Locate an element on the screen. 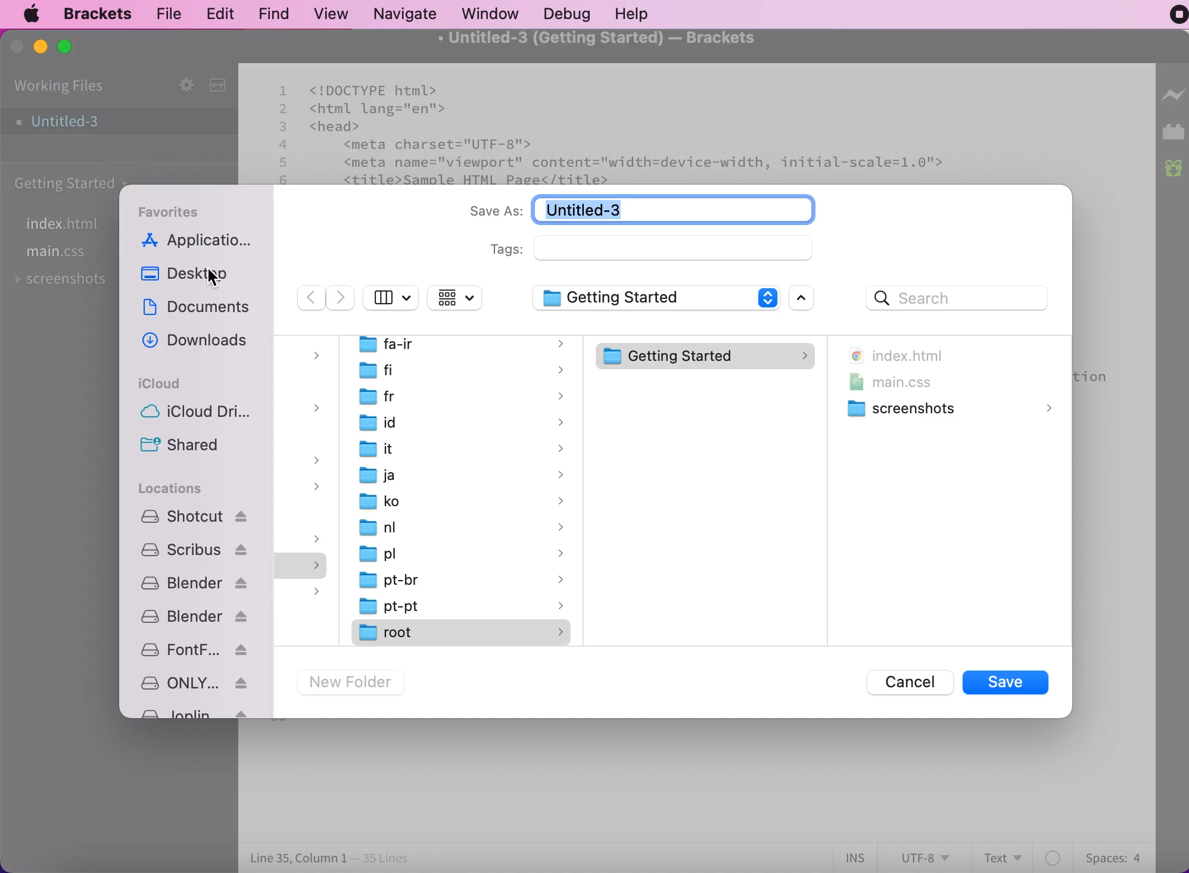 This screenshot has height=873, width=1189. fr is located at coordinates (461, 395).